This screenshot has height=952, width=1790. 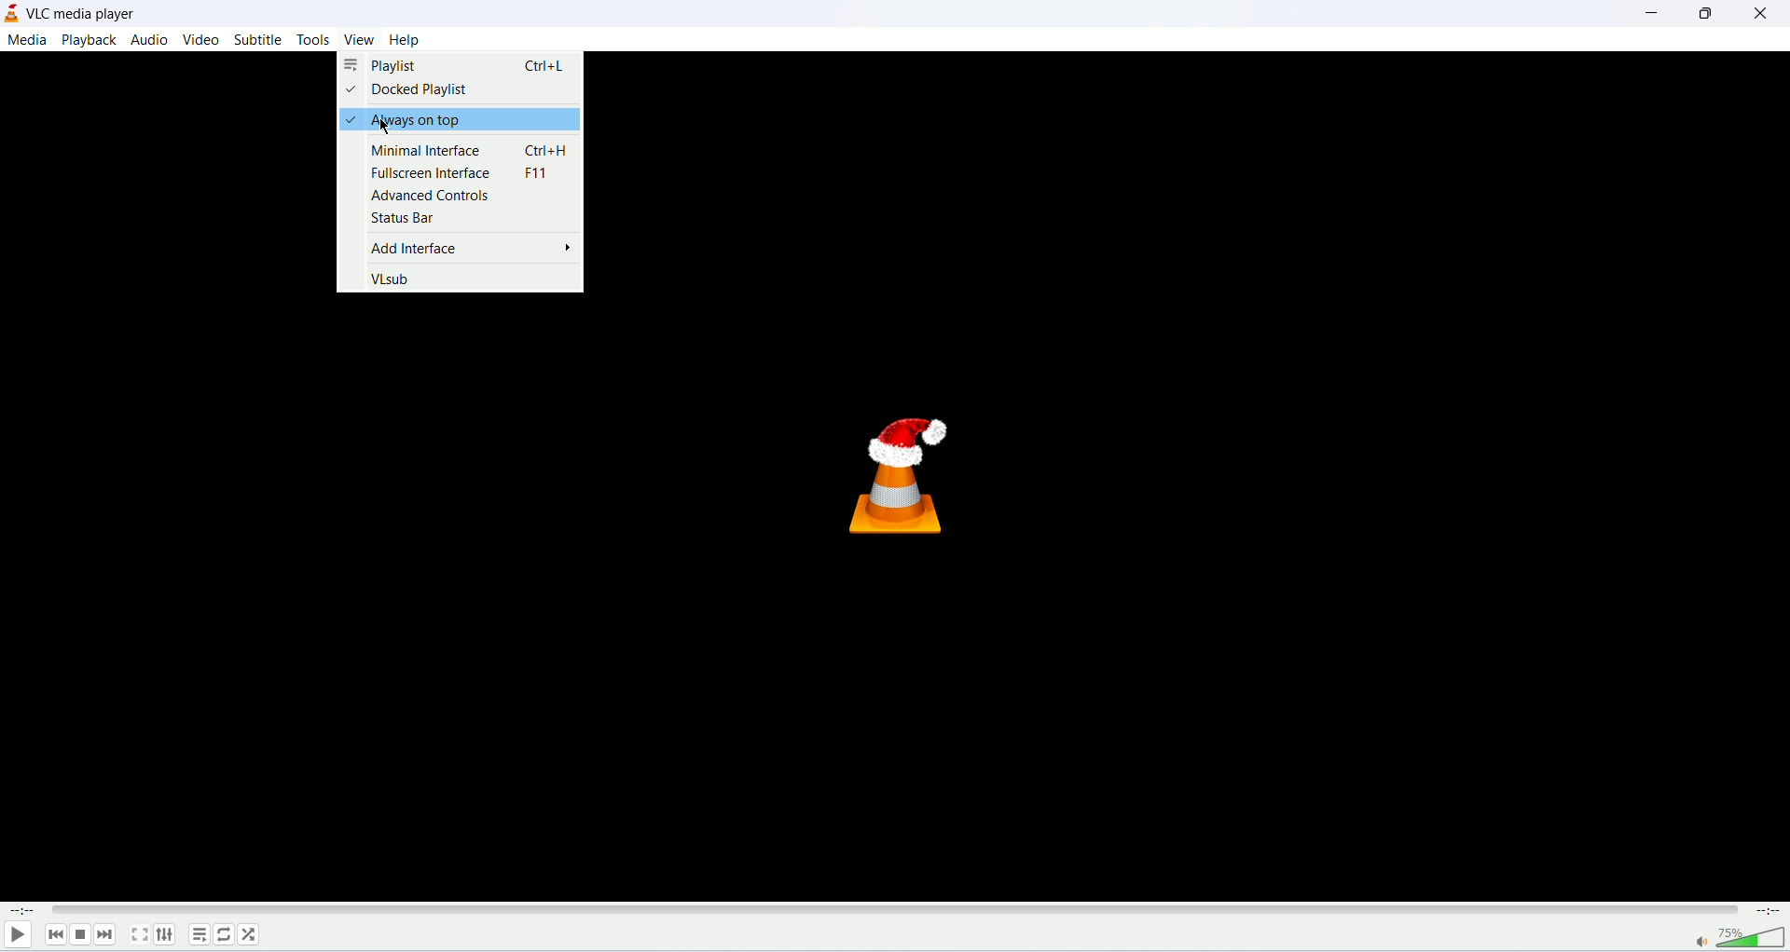 I want to click on minimize, so click(x=1651, y=15).